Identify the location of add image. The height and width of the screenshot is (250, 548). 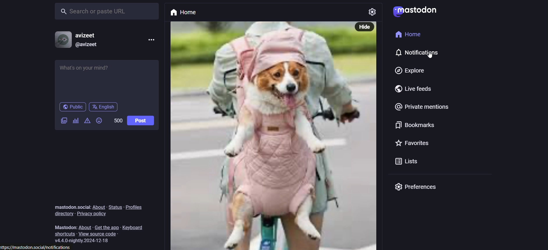
(64, 121).